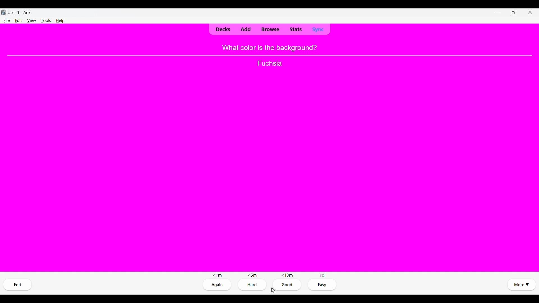  What do you see at coordinates (323, 285) in the screenshot?
I see `Easy button` at bounding box center [323, 285].